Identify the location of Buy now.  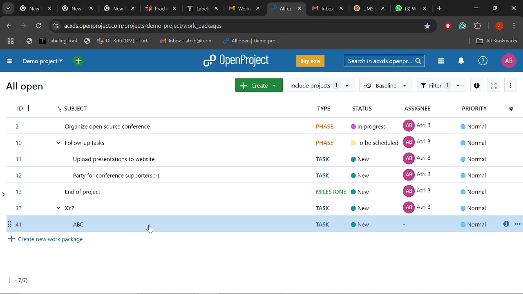
(311, 61).